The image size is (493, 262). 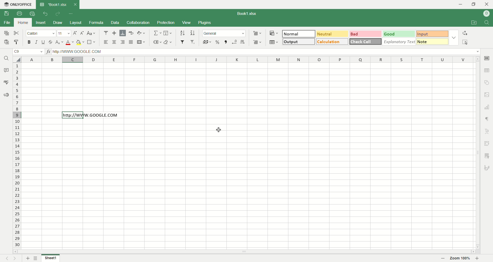 What do you see at coordinates (139, 22) in the screenshot?
I see `collaboration` at bounding box center [139, 22].